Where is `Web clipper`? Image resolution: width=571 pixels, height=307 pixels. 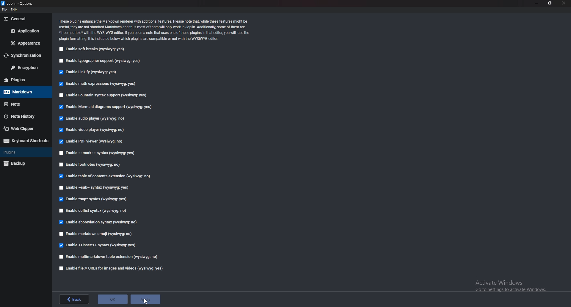
Web clipper is located at coordinates (23, 129).